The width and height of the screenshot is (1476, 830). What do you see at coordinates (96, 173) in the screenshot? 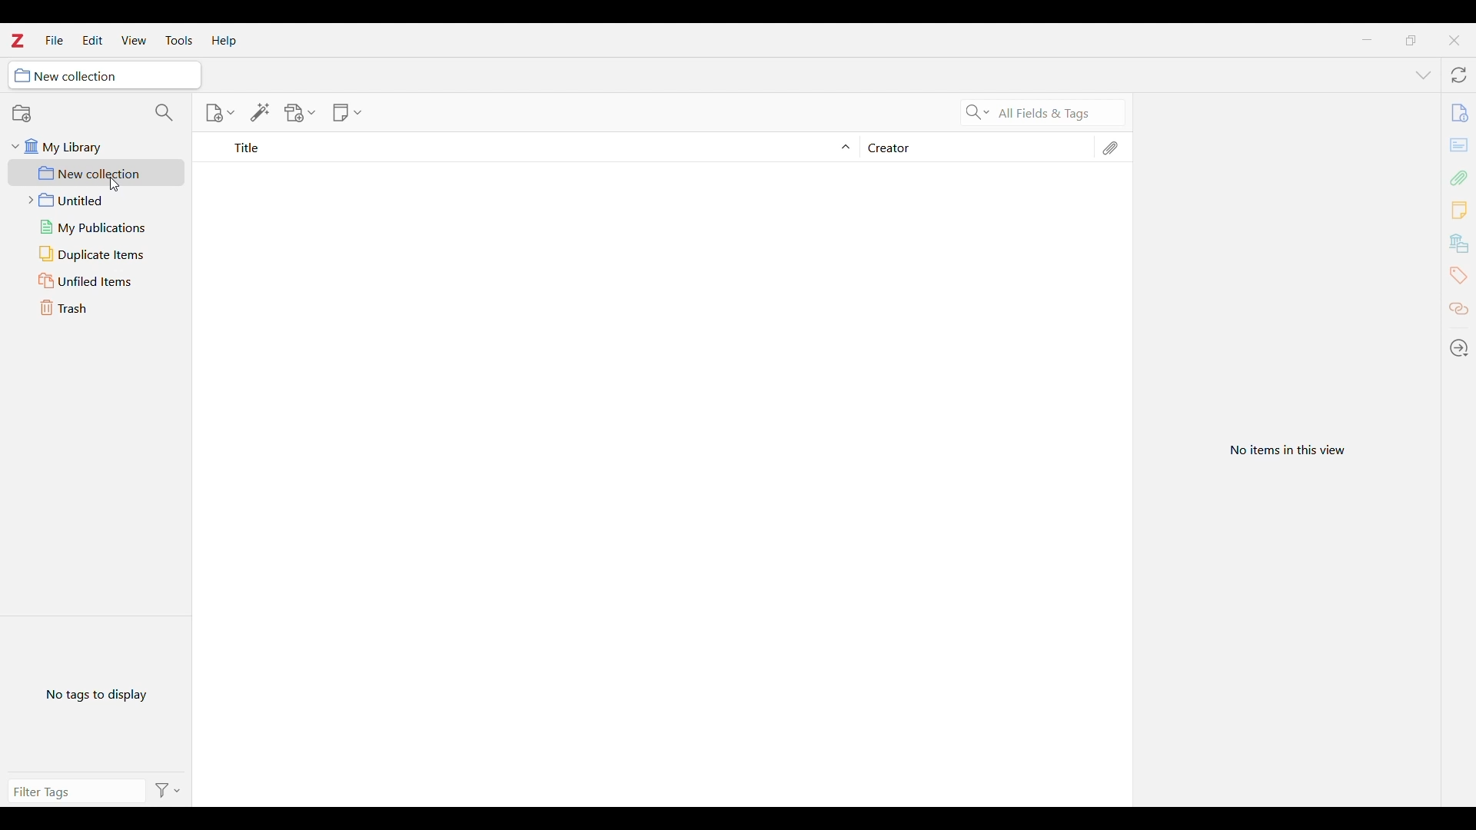
I see `New collection folder` at bounding box center [96, 173].